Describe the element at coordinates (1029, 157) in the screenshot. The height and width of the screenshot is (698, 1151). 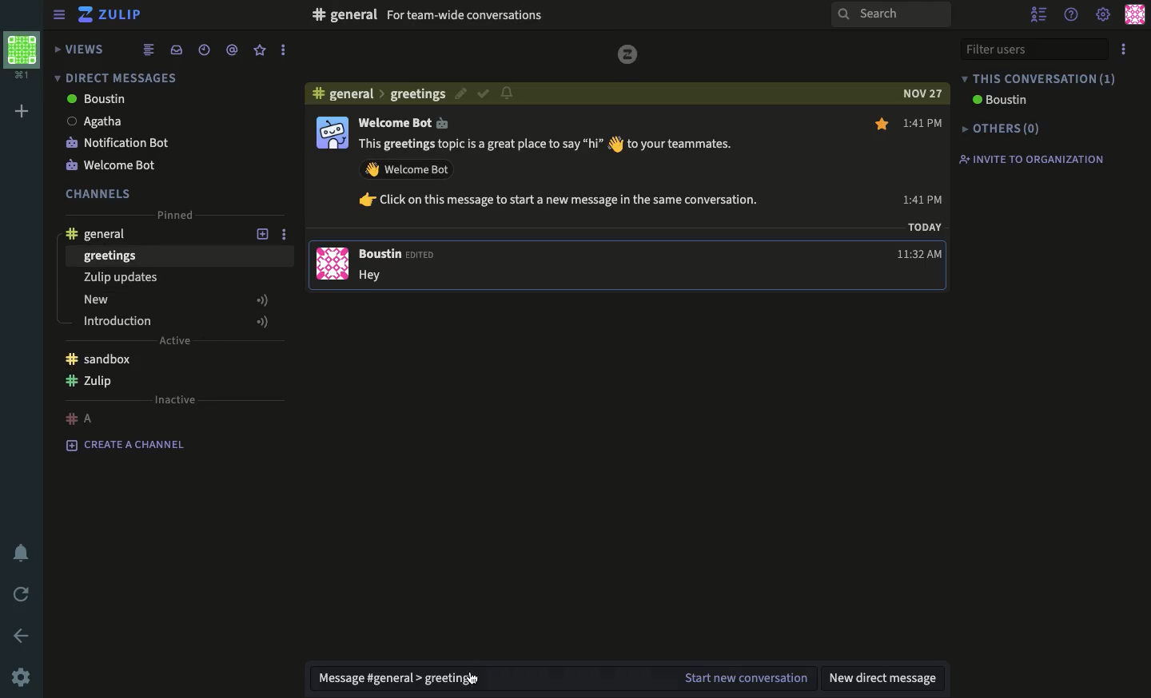
I see `invite to organization` at that location.